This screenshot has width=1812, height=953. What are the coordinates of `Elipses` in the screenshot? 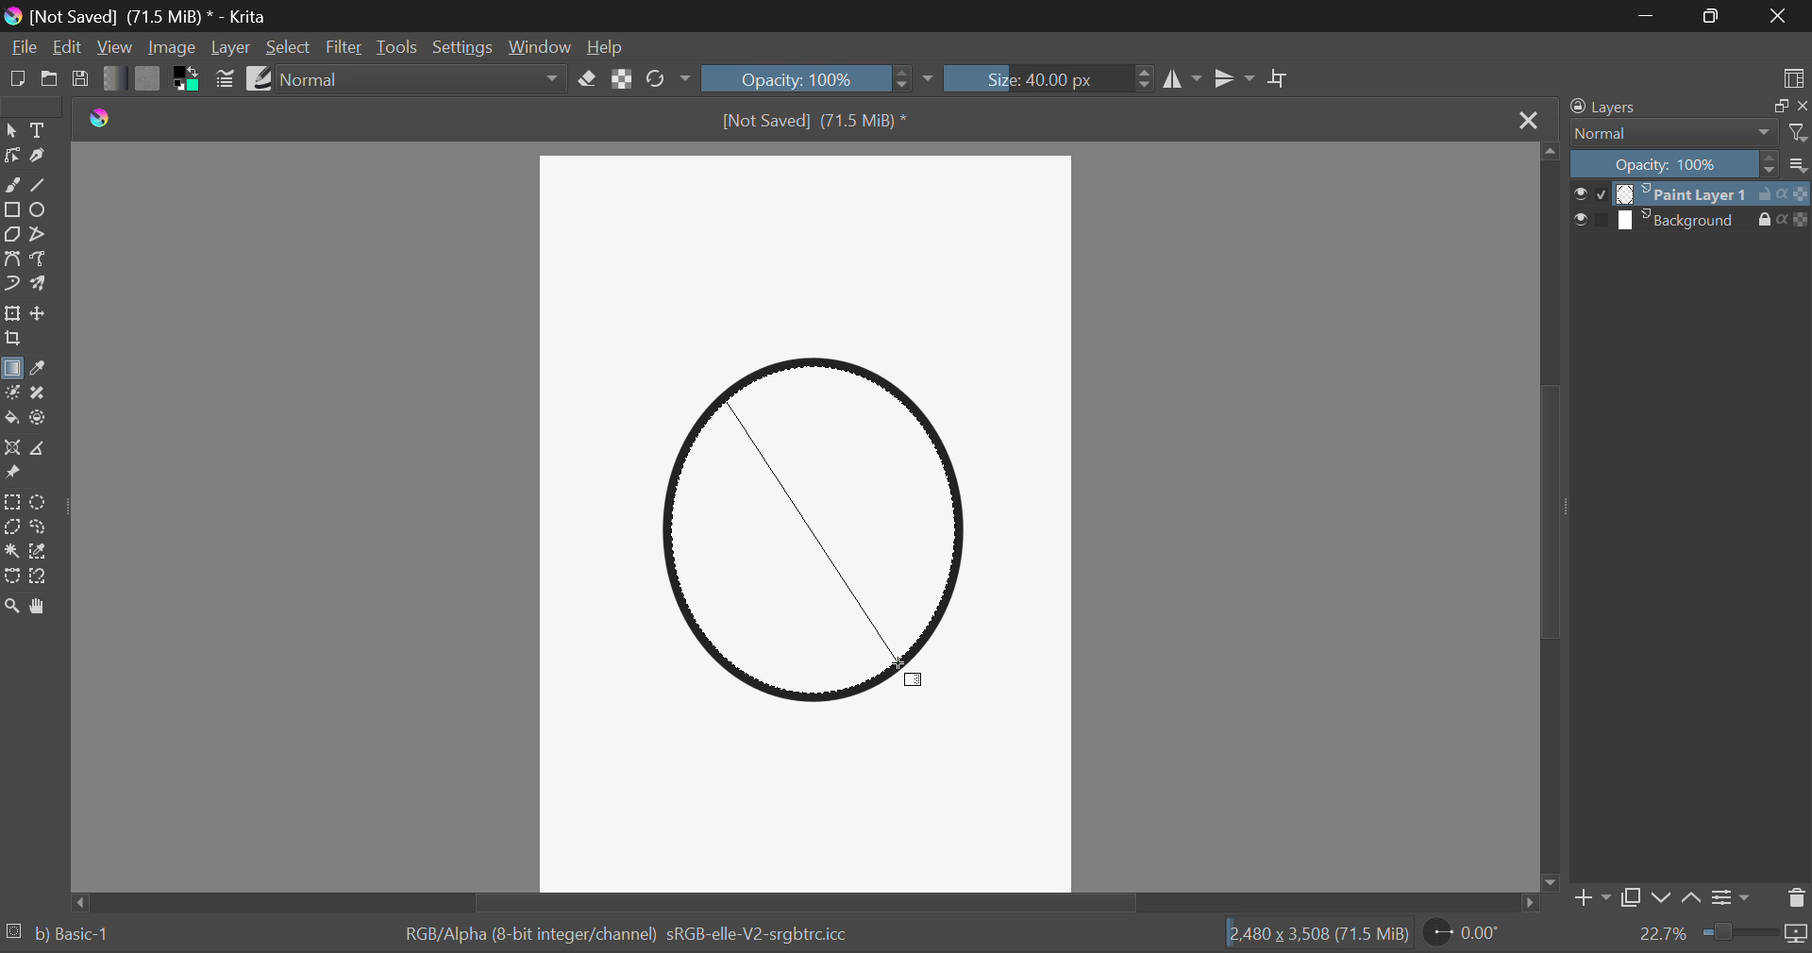 It's located at (43, 211).